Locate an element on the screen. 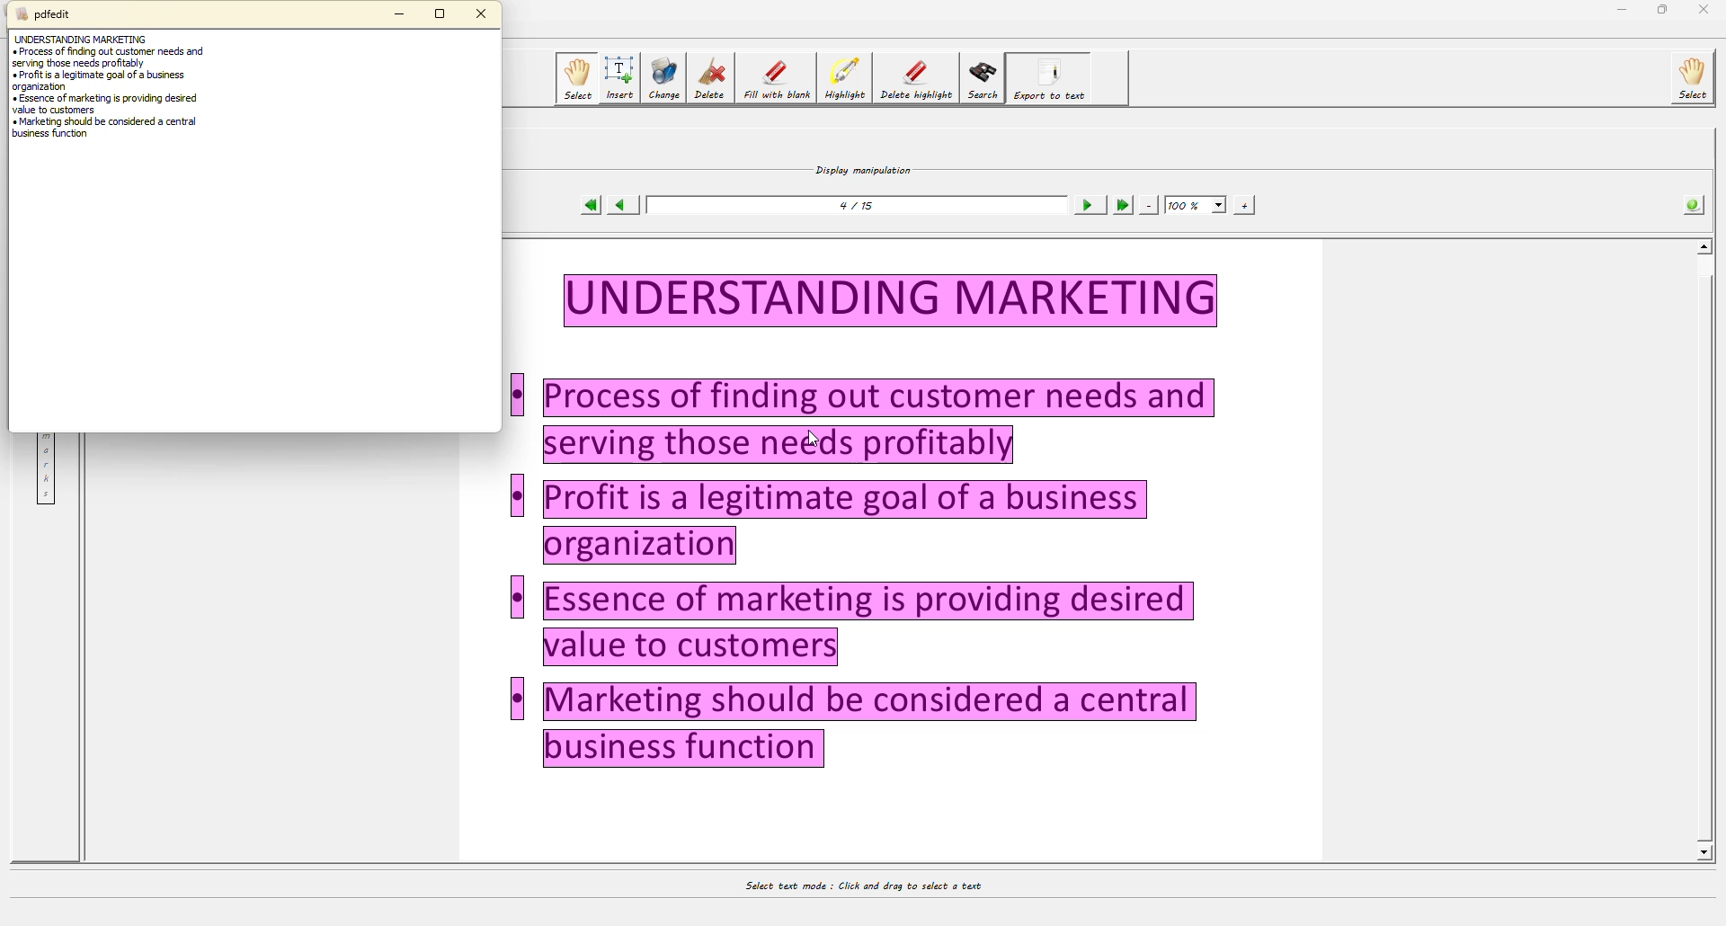 This screenshot has width=1726, height=926. 100% is located at coordinates (1194, 203).